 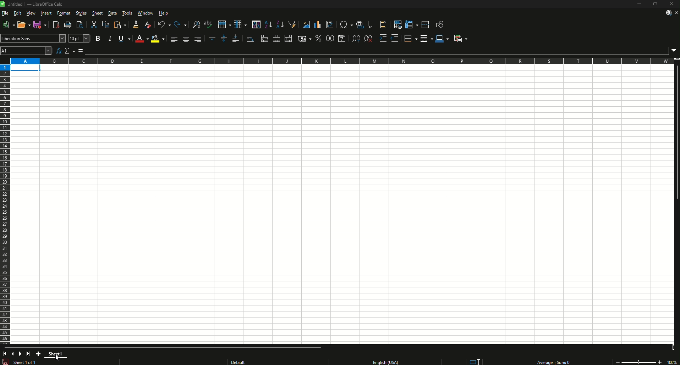 What do you see at coordinates (236, 38) in the screenshot?
I see `Align Bottom` at bounding box center [236, 38].